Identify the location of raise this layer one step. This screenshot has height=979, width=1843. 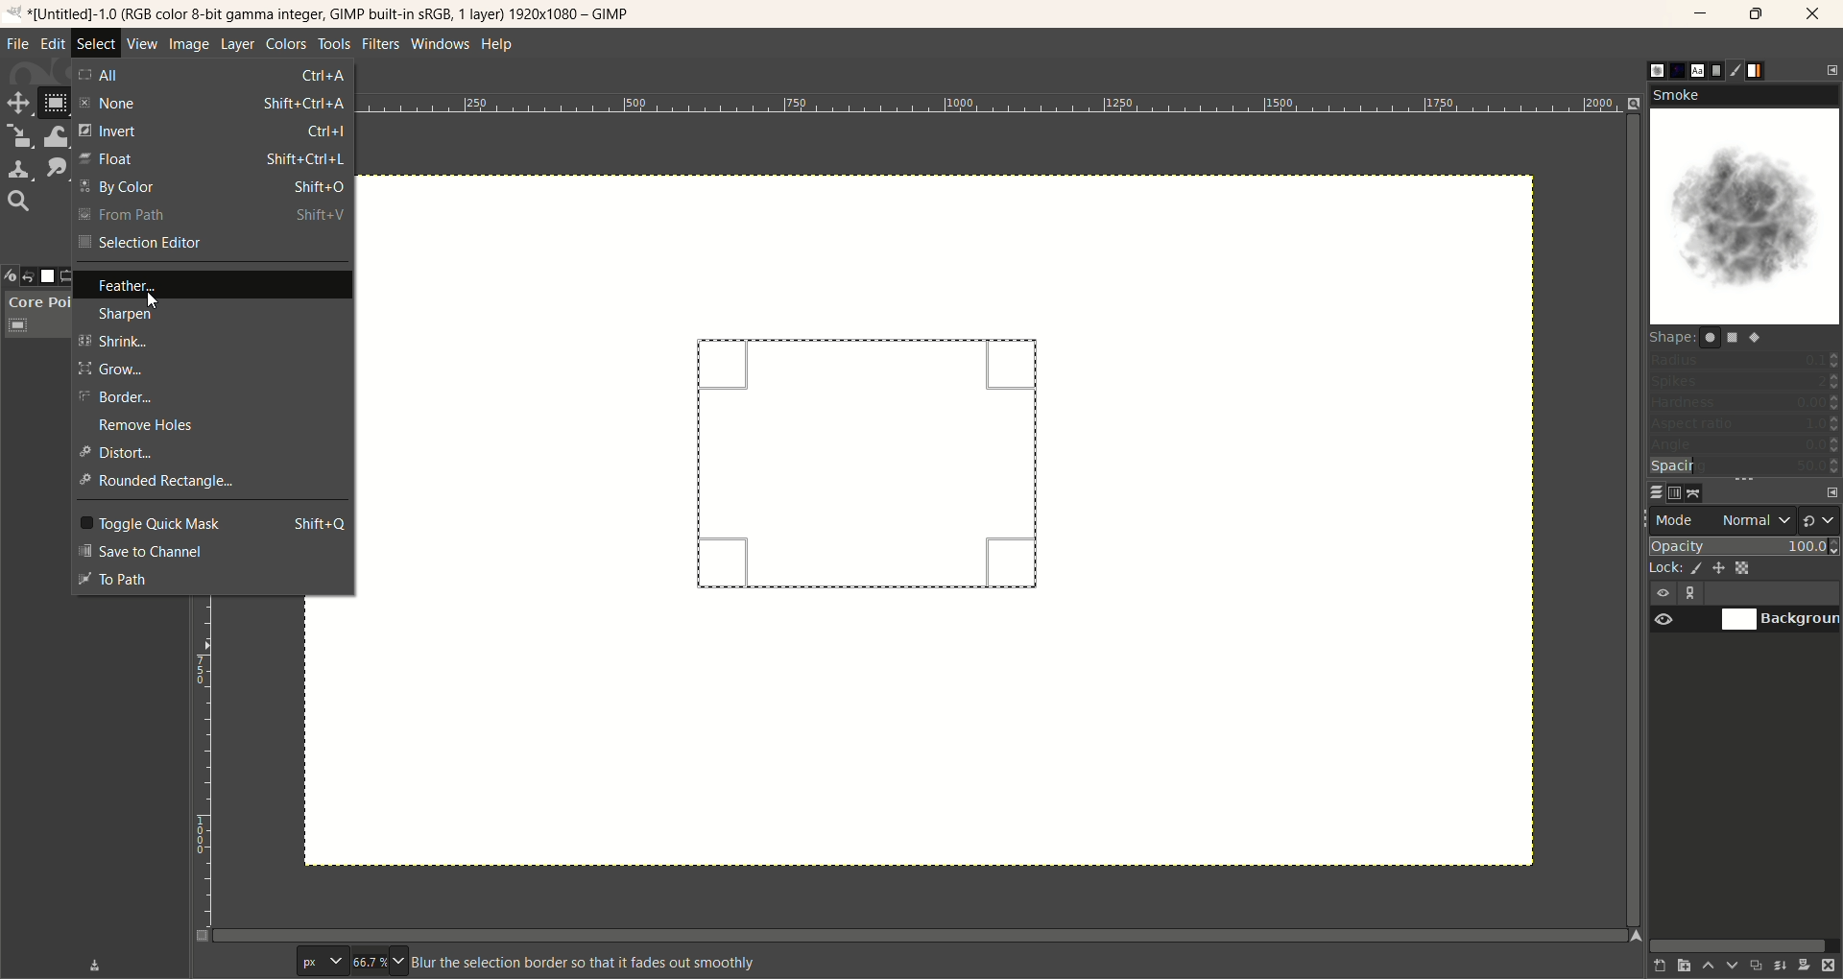
(1709, 967).